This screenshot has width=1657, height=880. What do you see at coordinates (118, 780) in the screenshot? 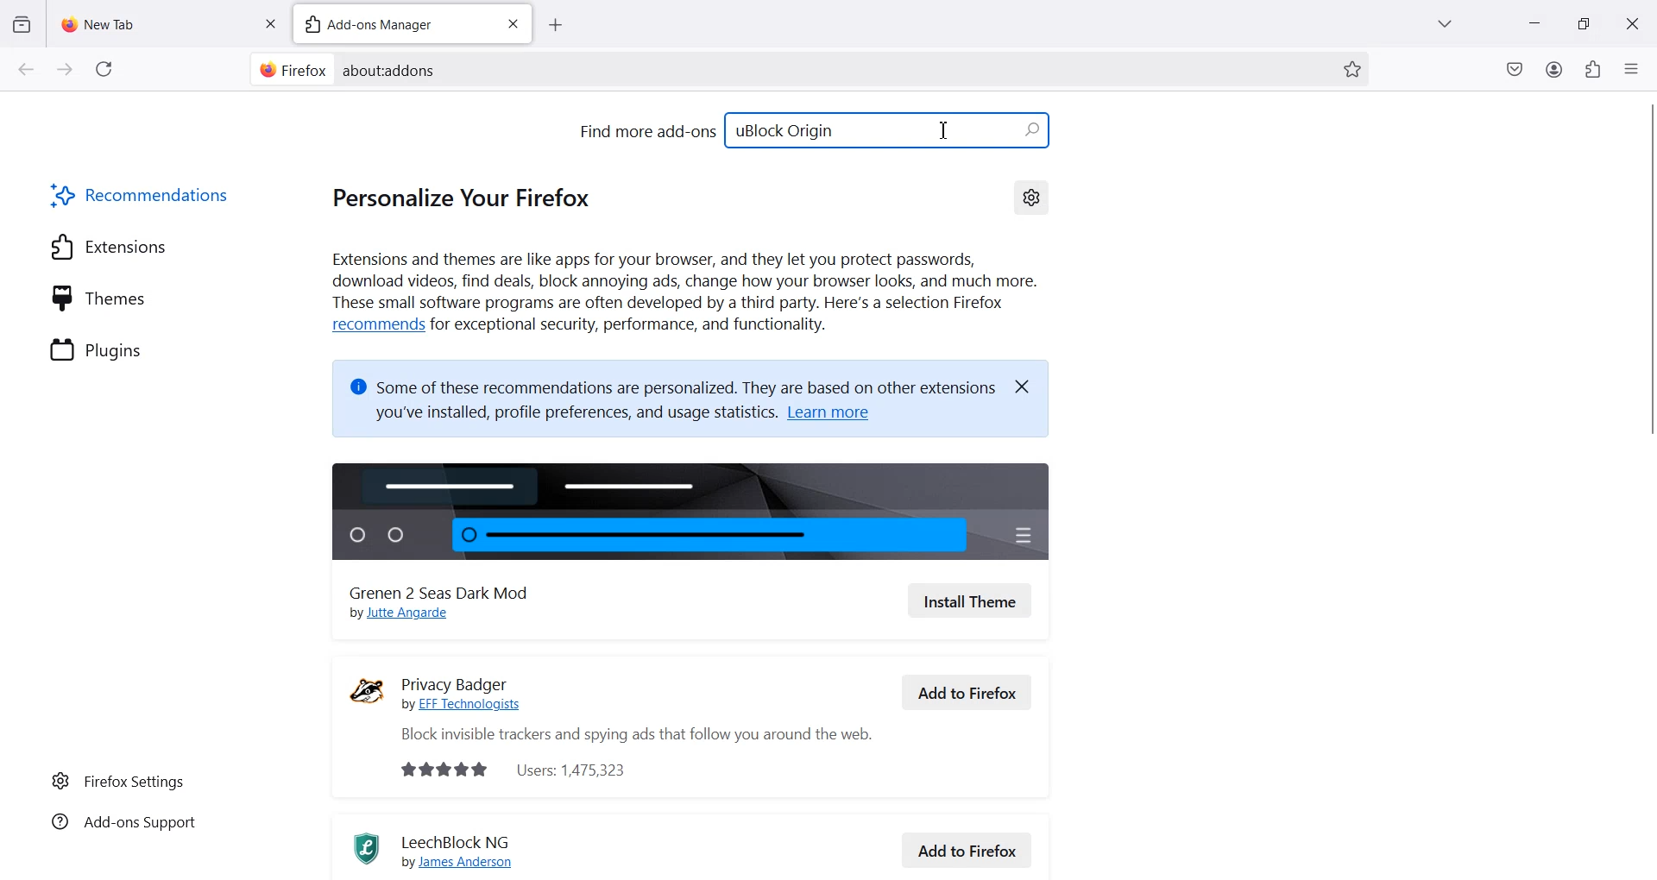
I see `Firefox Settings` at bounding box center [118, 780].